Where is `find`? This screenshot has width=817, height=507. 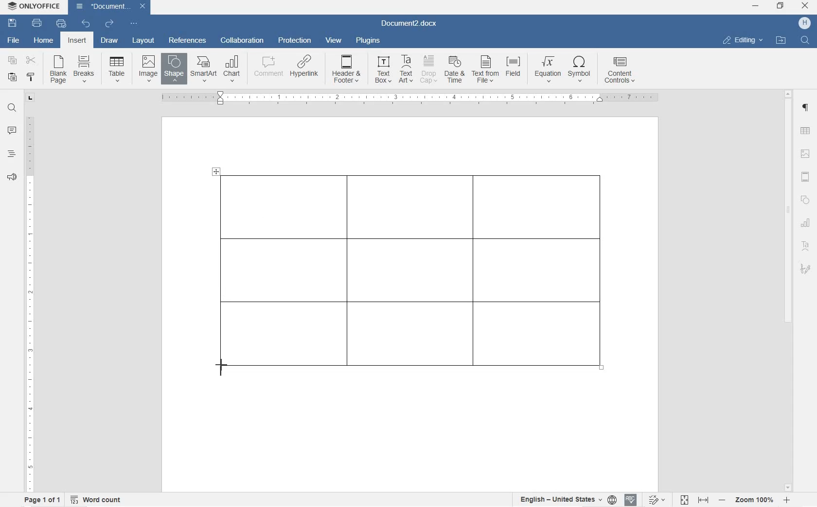
find is located at coordinates (13, 109).